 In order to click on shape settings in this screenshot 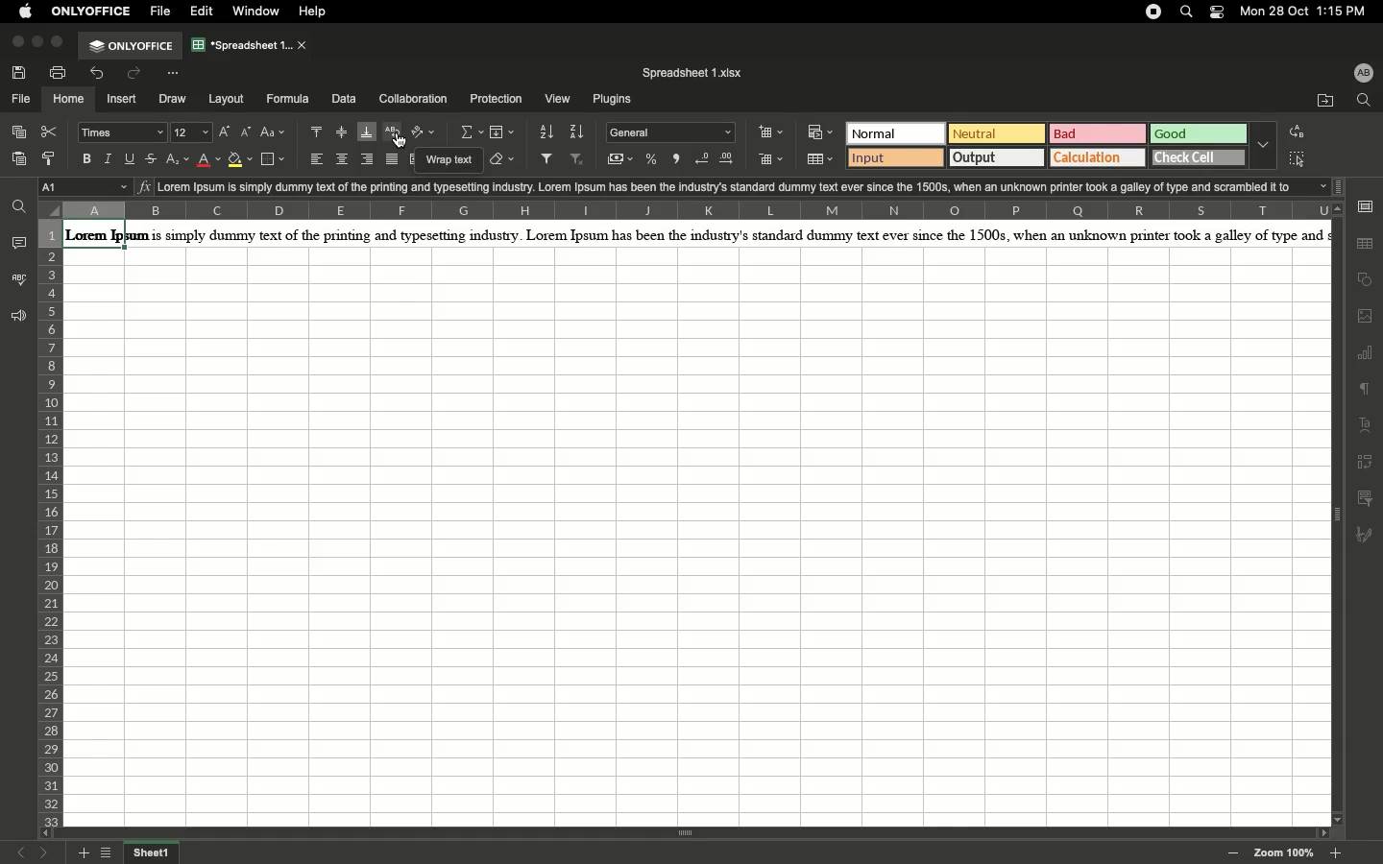, I will do `click(1365, 281)`.